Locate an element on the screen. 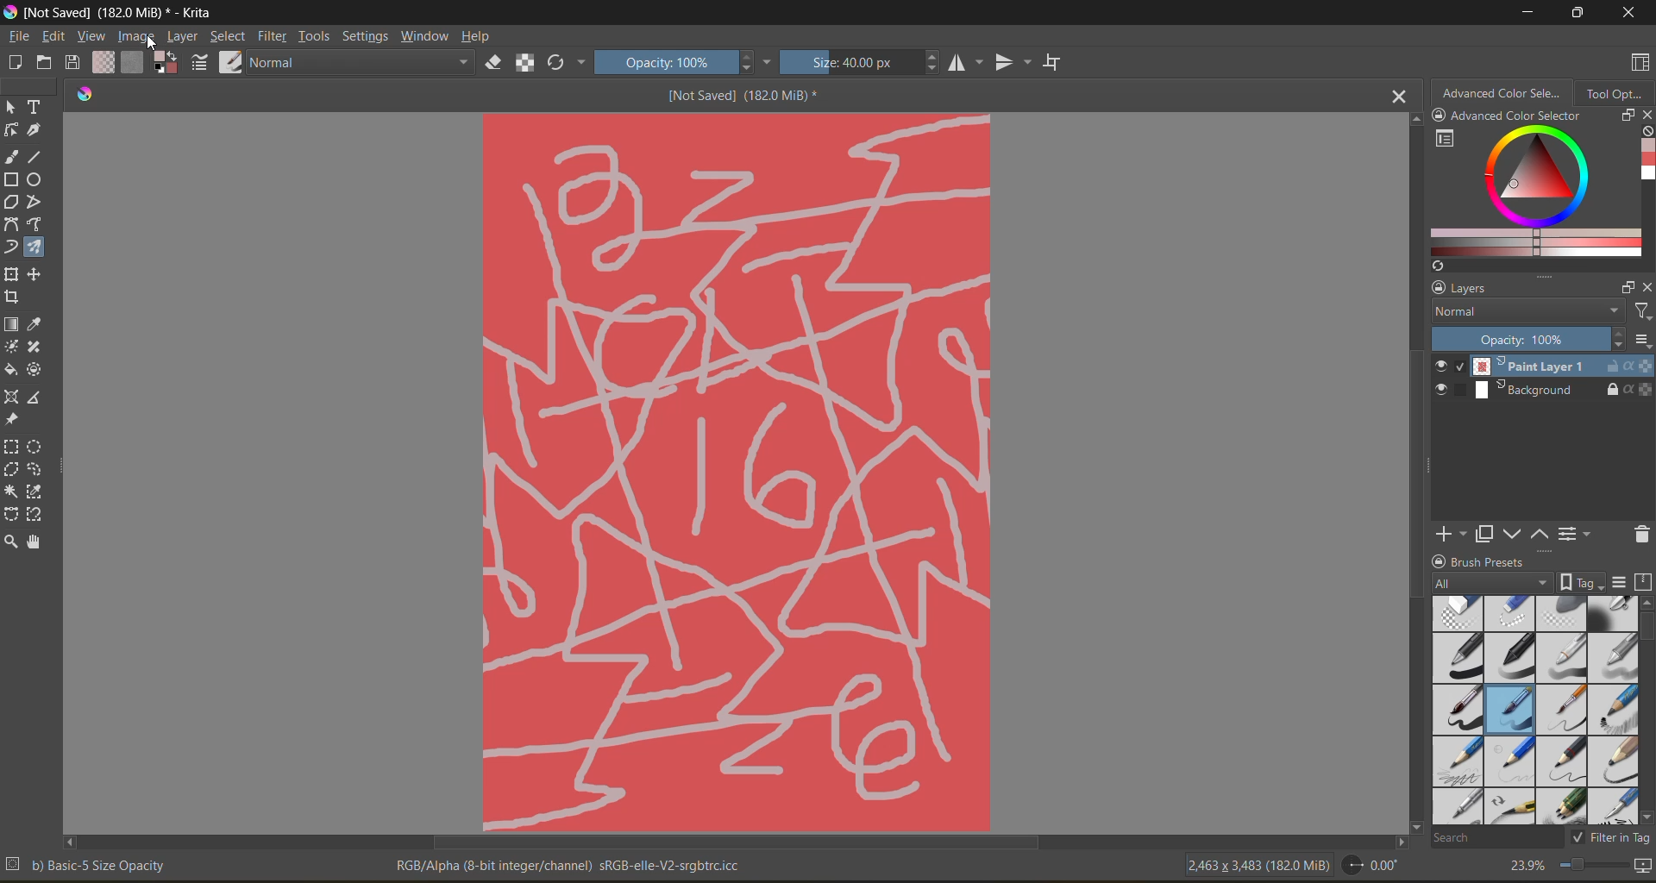 This screenshot has width=1656, height=883. save is located at coordinates (75, 64).